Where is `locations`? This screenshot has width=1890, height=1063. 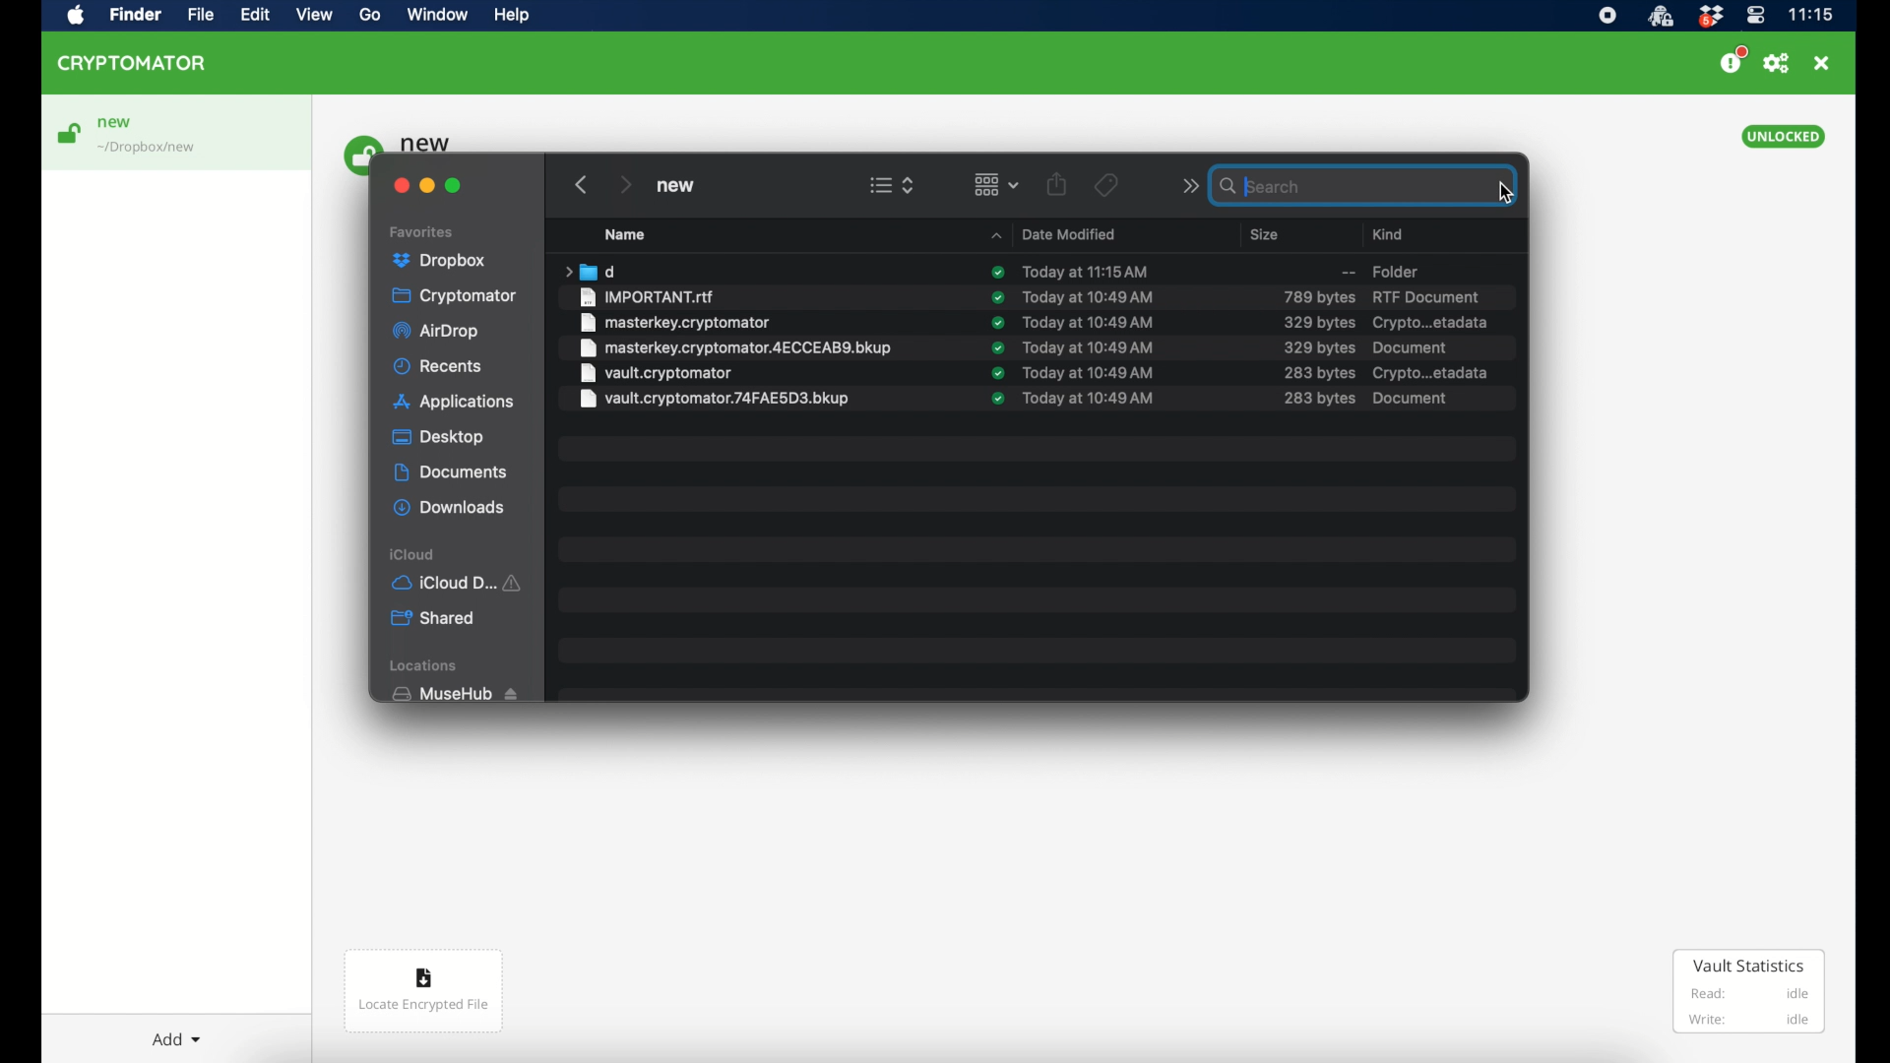
locations is located at coordinates (425, 665).